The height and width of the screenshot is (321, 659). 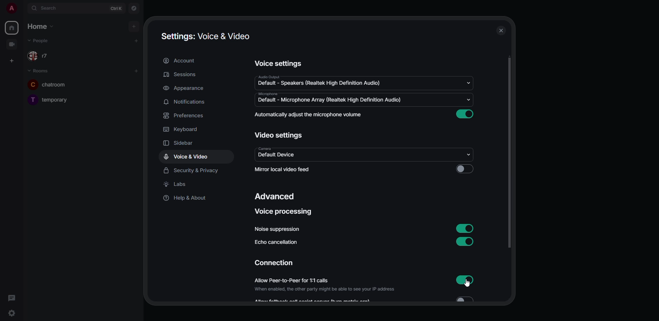 I want to click on audio output, so click(x=269, y=76).